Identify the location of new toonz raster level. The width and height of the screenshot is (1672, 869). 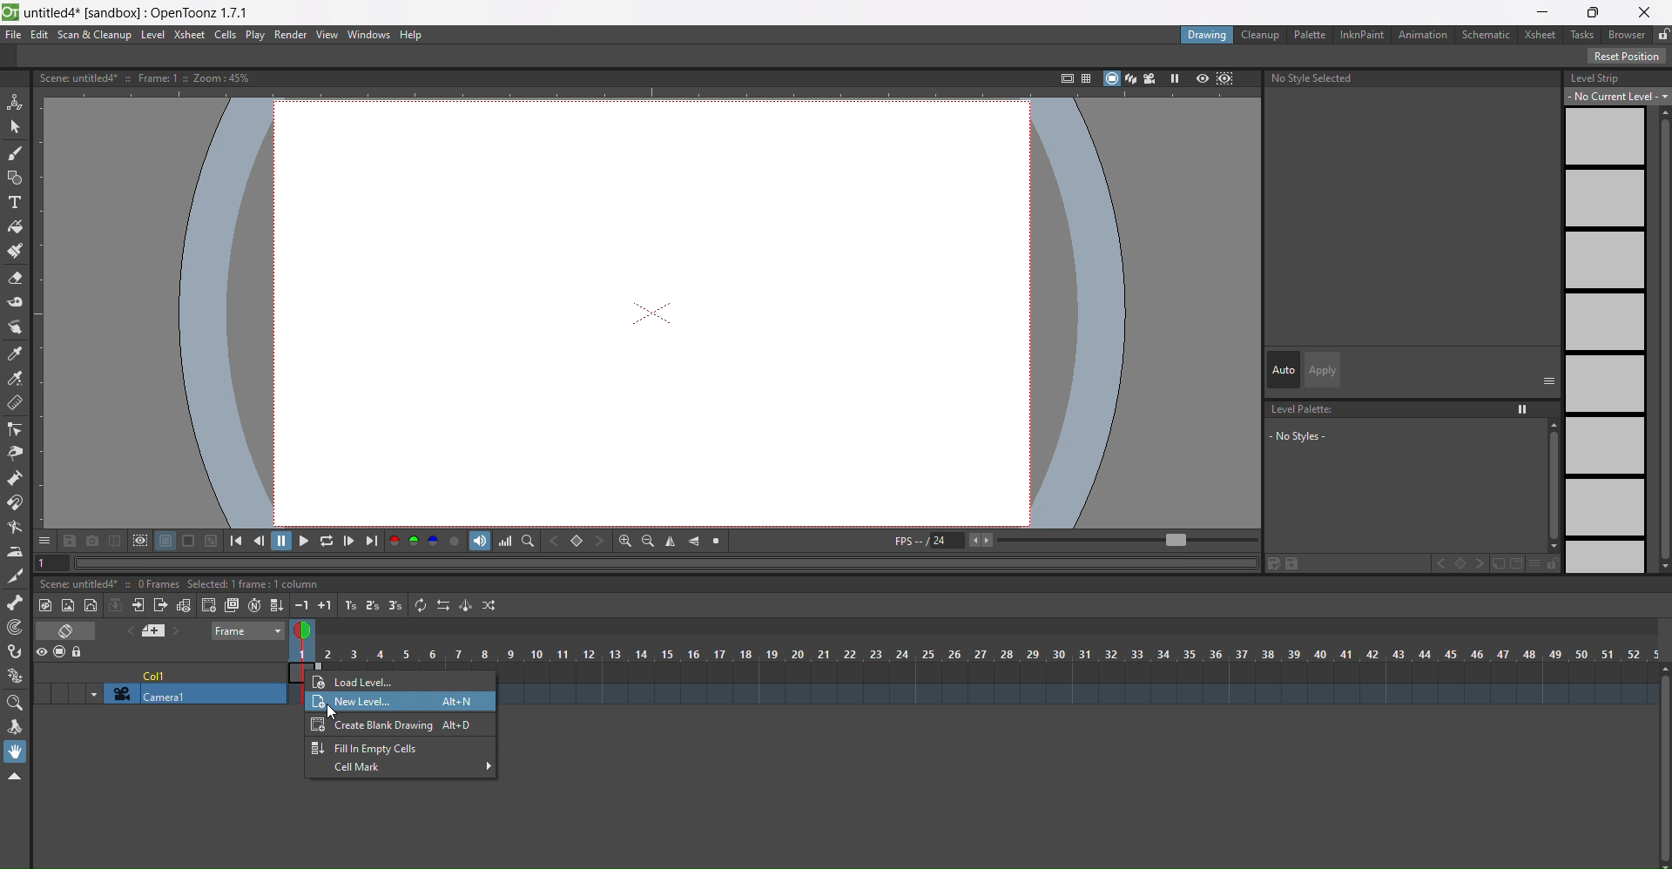
(47, 605).